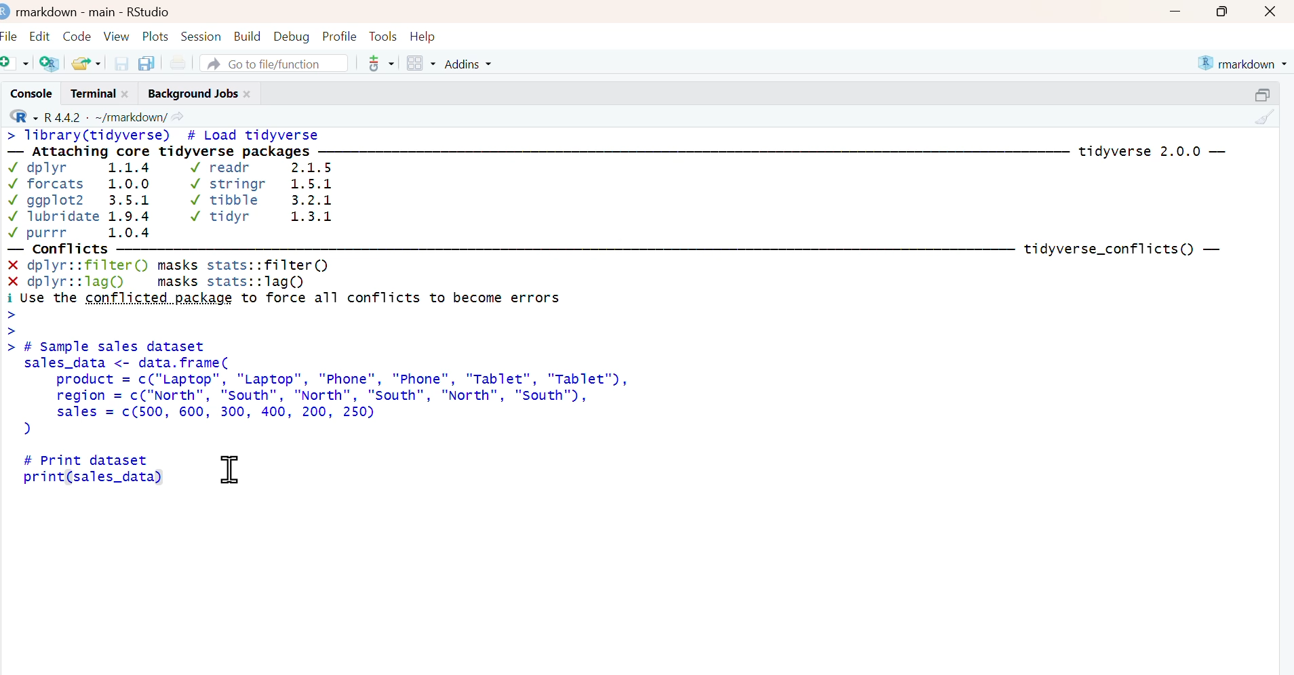  What do you see at coordinates (1273, 11) in the screenshot?
I see `close` at bounding box center [1273, 11].